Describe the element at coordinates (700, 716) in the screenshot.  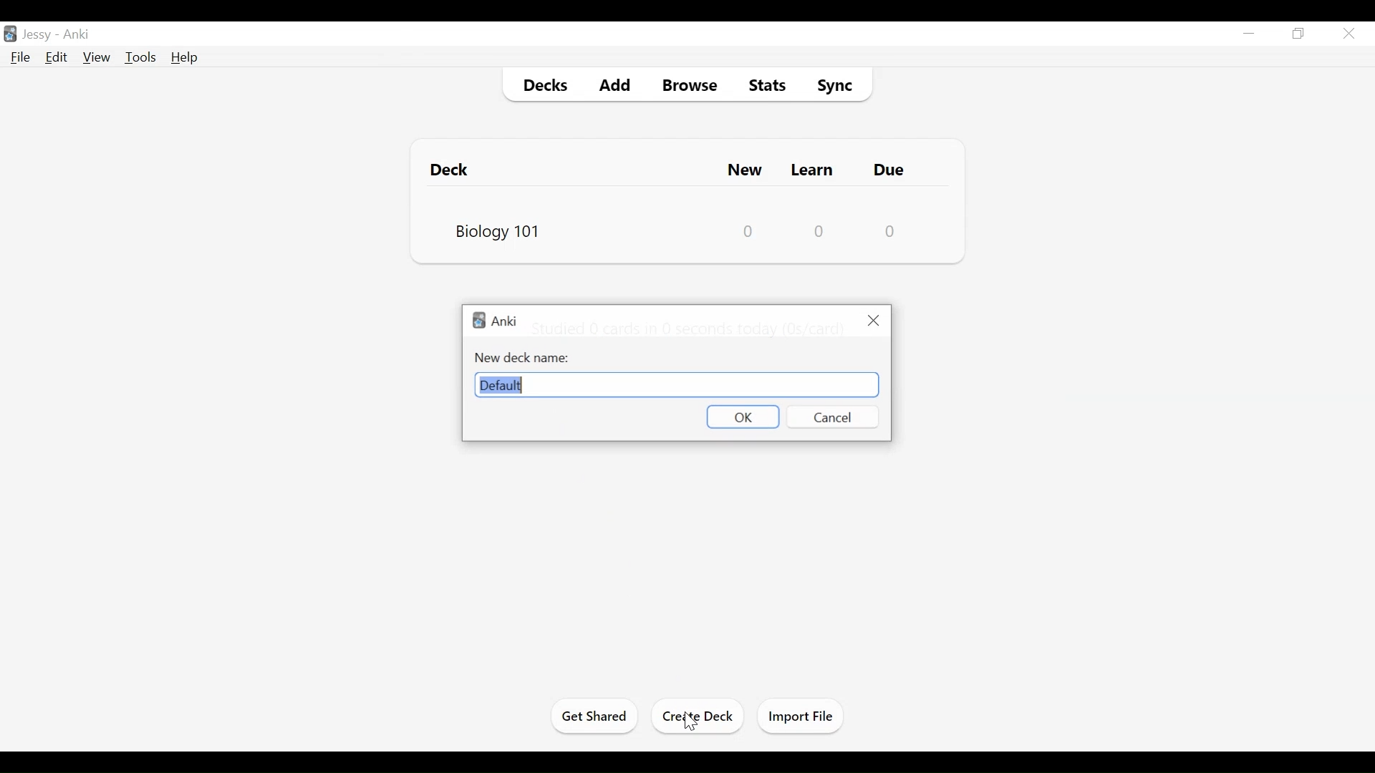
I see `Create Deck` at that location.